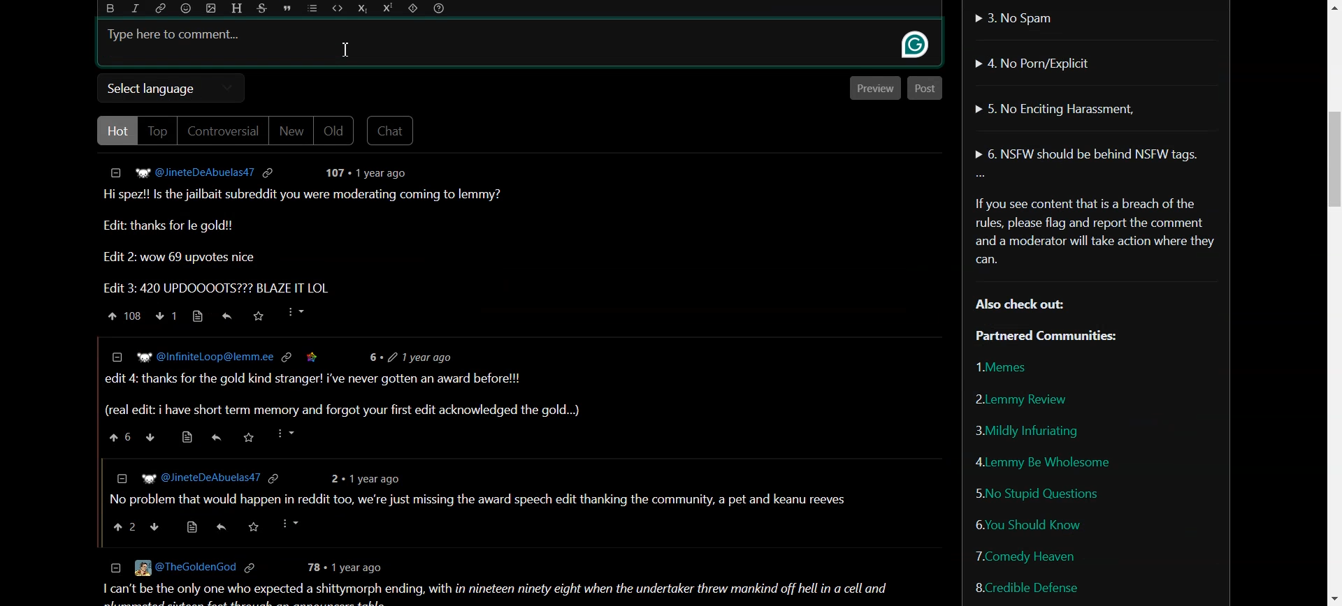 This screenshot has height=606, width=1342. What do you see at coordinates (111, 8) in the screenshot?
I see `Bold` at bounding box center [111, 8].